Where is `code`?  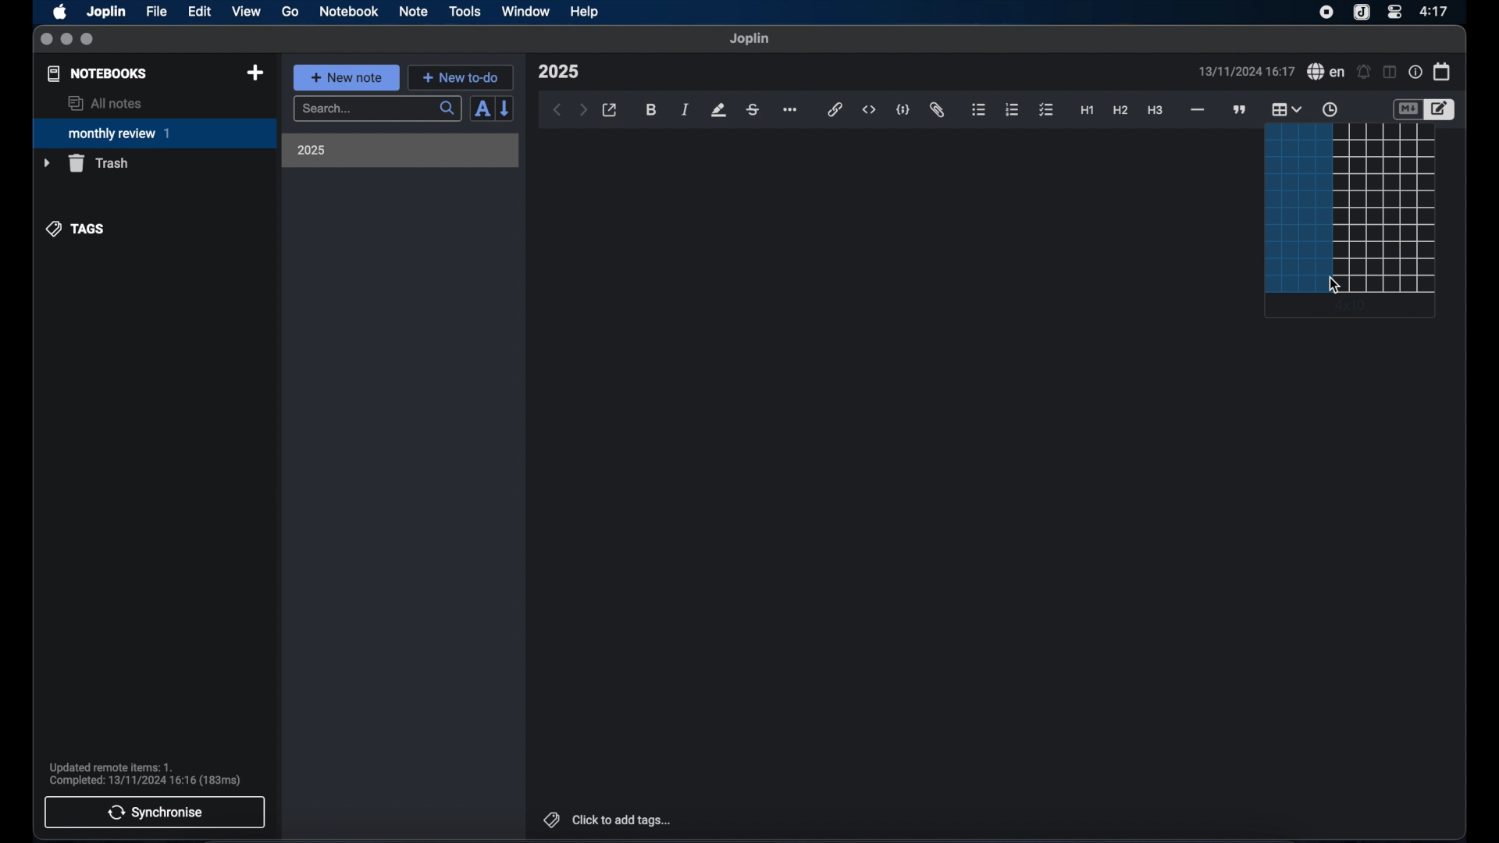 code is located at coordinates (903, 111).